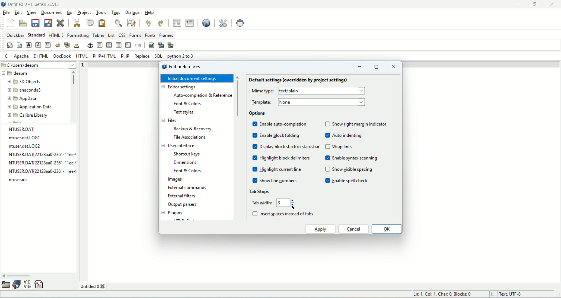  What do you see at coordinates (282, 203) in the screenshot?
I see `3` at bounding box center [282, 203].